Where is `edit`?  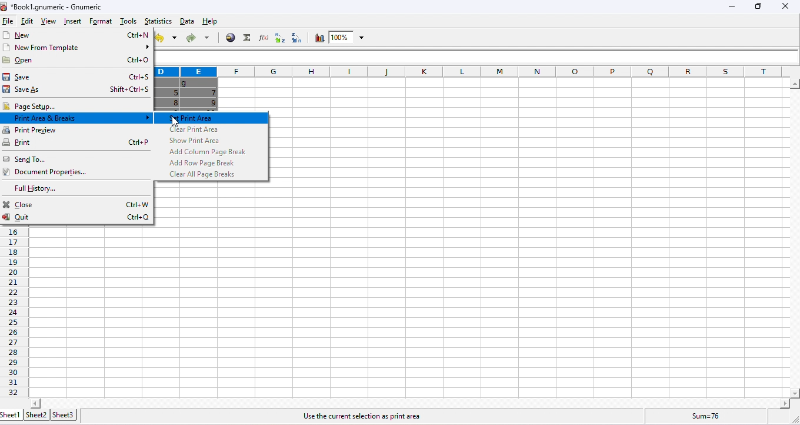
edit is located at coordinates (25, 22).